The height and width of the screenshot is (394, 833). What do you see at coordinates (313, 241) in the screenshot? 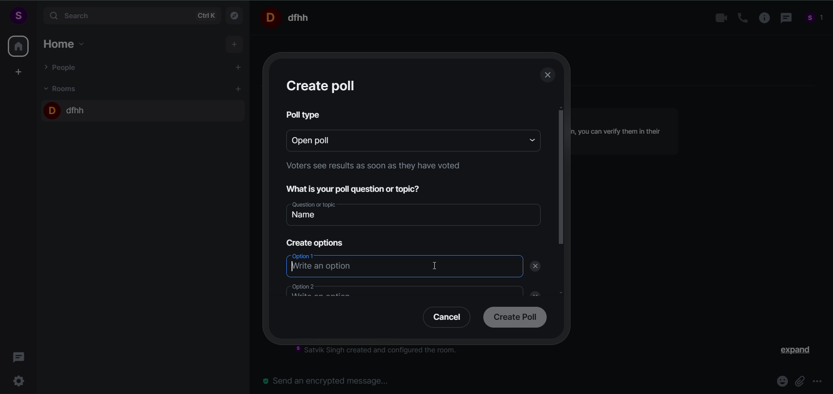
I see `create options` at bounding box center [313, 241].